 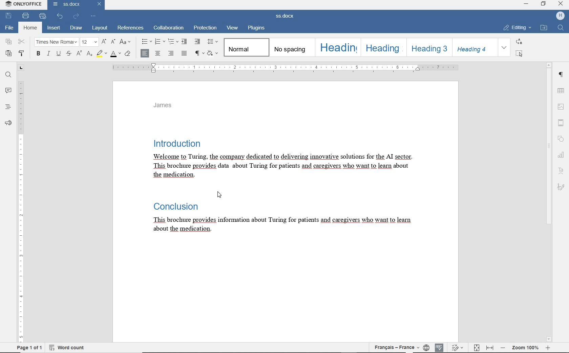 What do you see at coordinates (395, 347) in the screenshot?
I see `TEXT LANGUAGE` at bounding box center [395, 347].